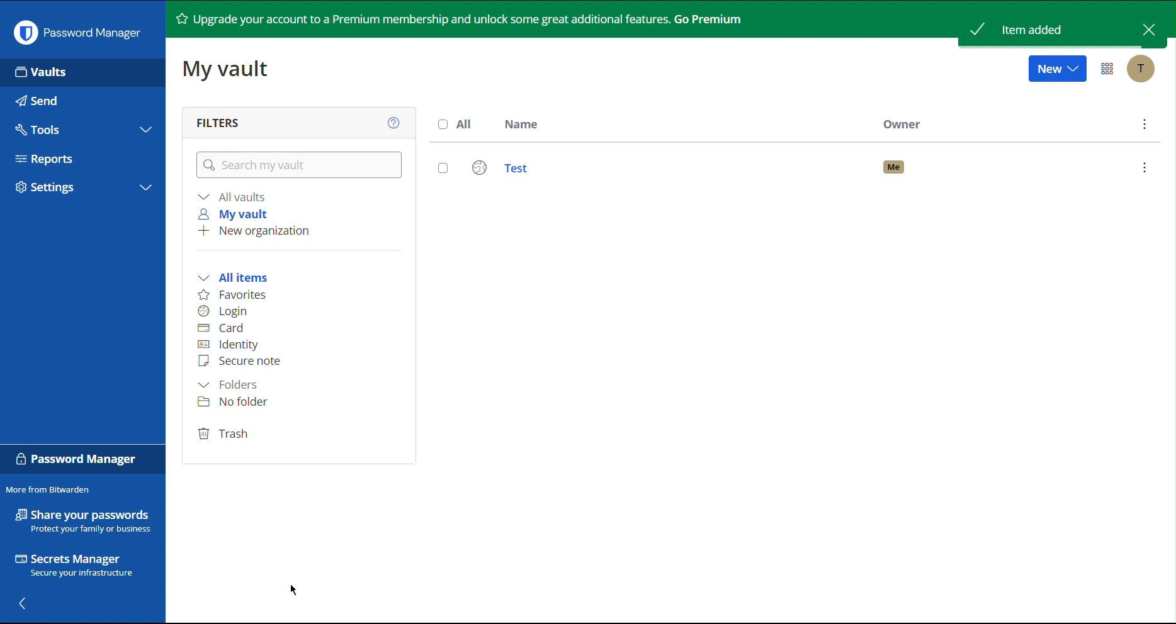 The width and height of the screenshot is (1176, 624). I want to click on Account, so click(1141, 70).